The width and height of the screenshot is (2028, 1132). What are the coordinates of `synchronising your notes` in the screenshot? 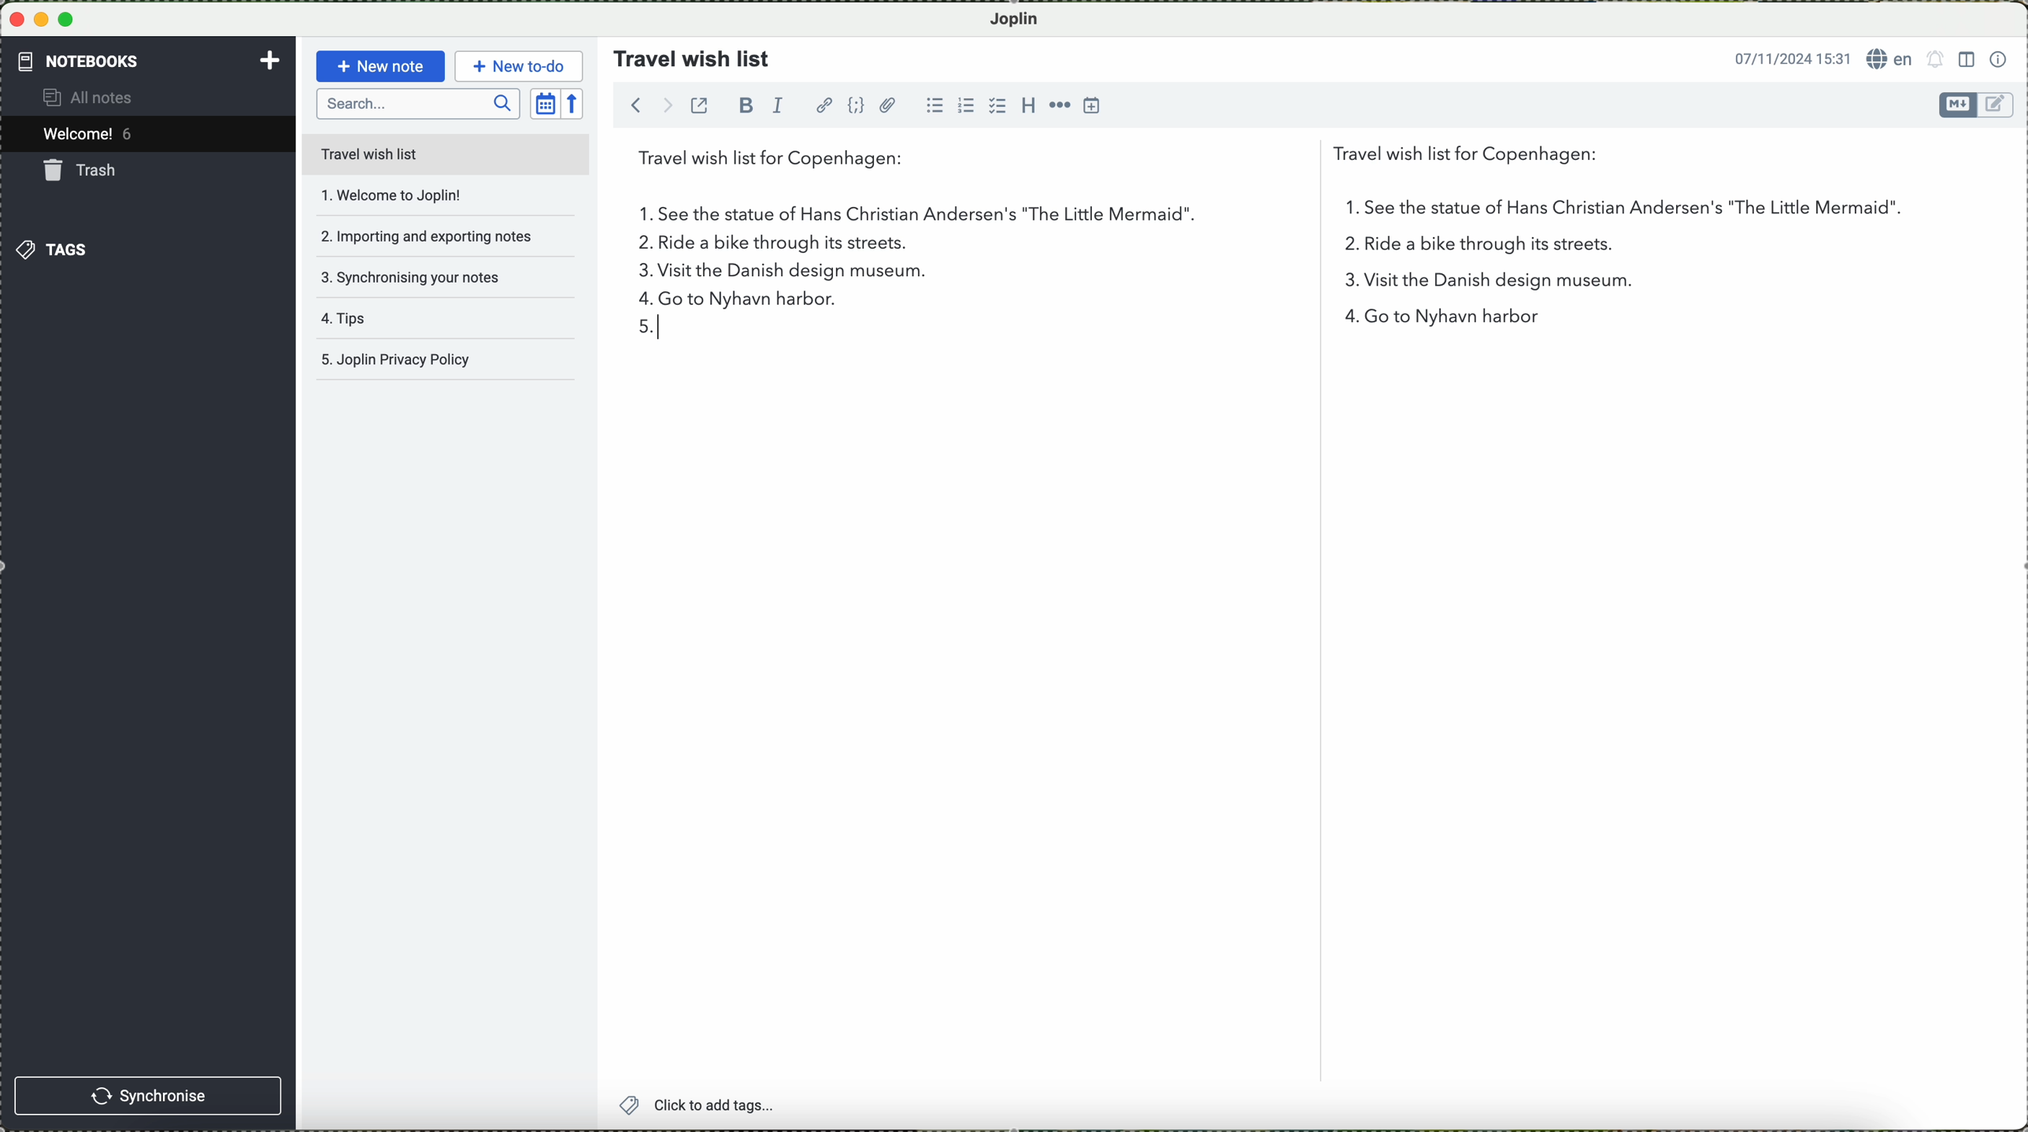 It's located at (424, 276).